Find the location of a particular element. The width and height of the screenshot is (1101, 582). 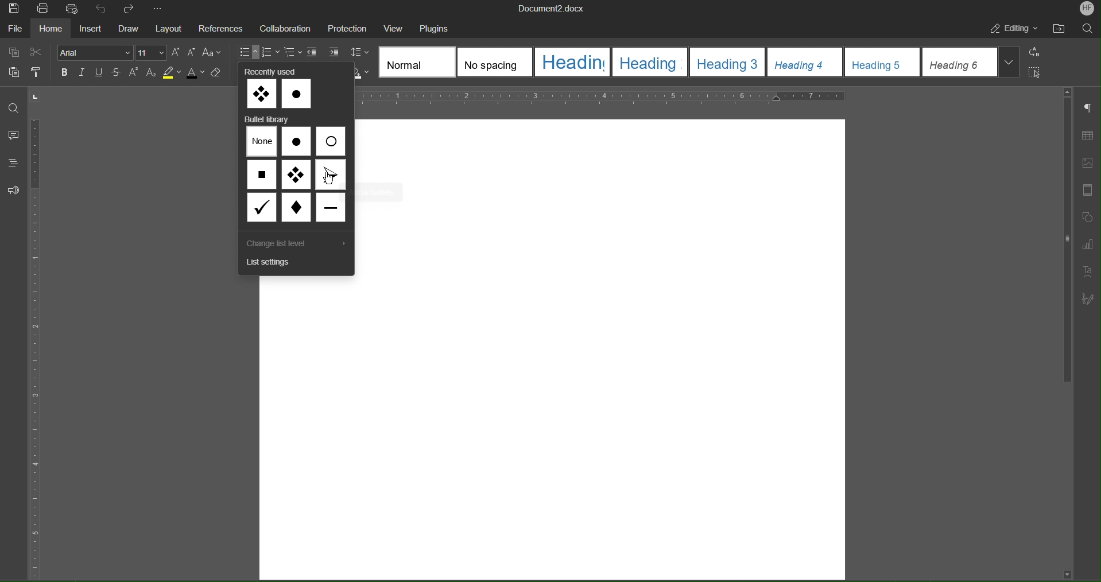

Erase Style is located at coordinates (219, 73).